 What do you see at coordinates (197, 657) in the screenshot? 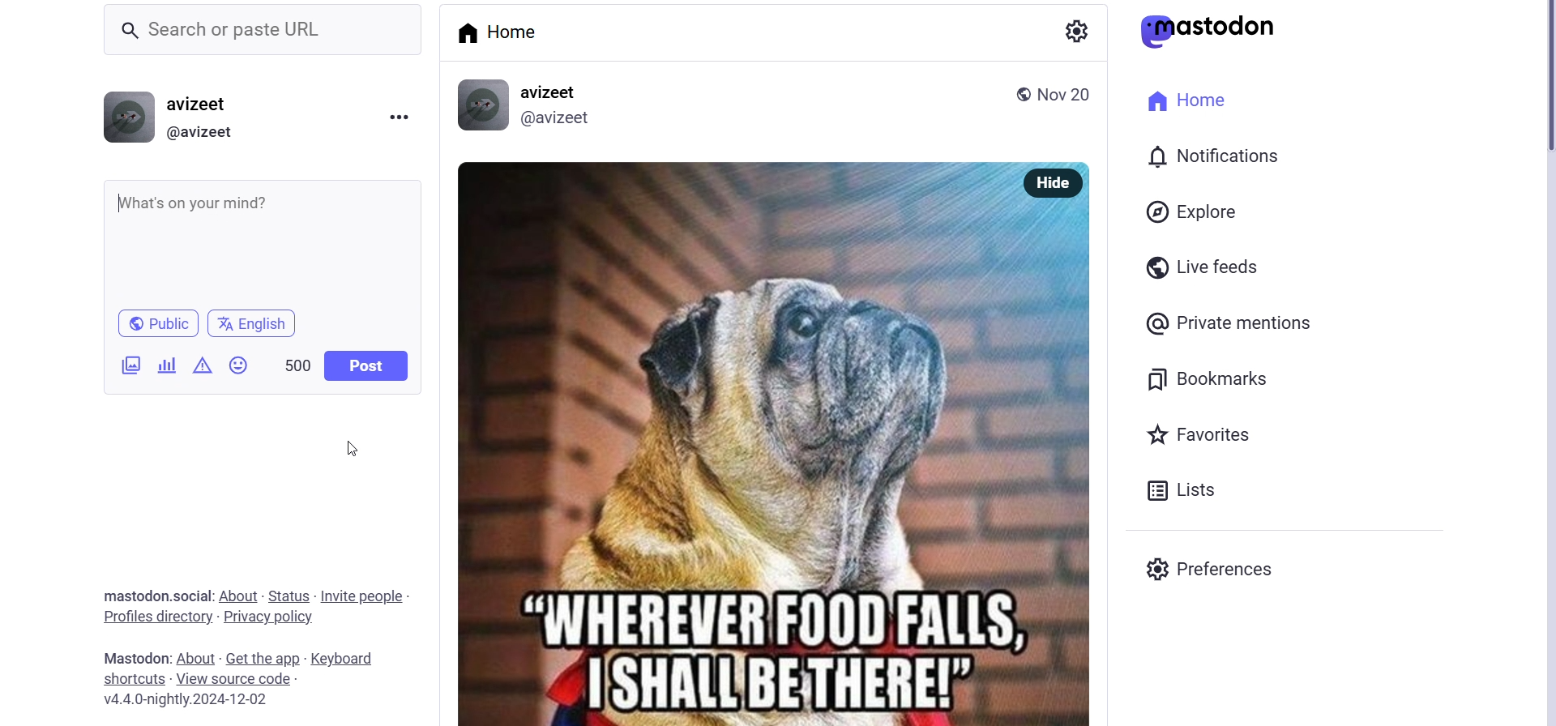
I see `about` at bounding box center [197, 657].